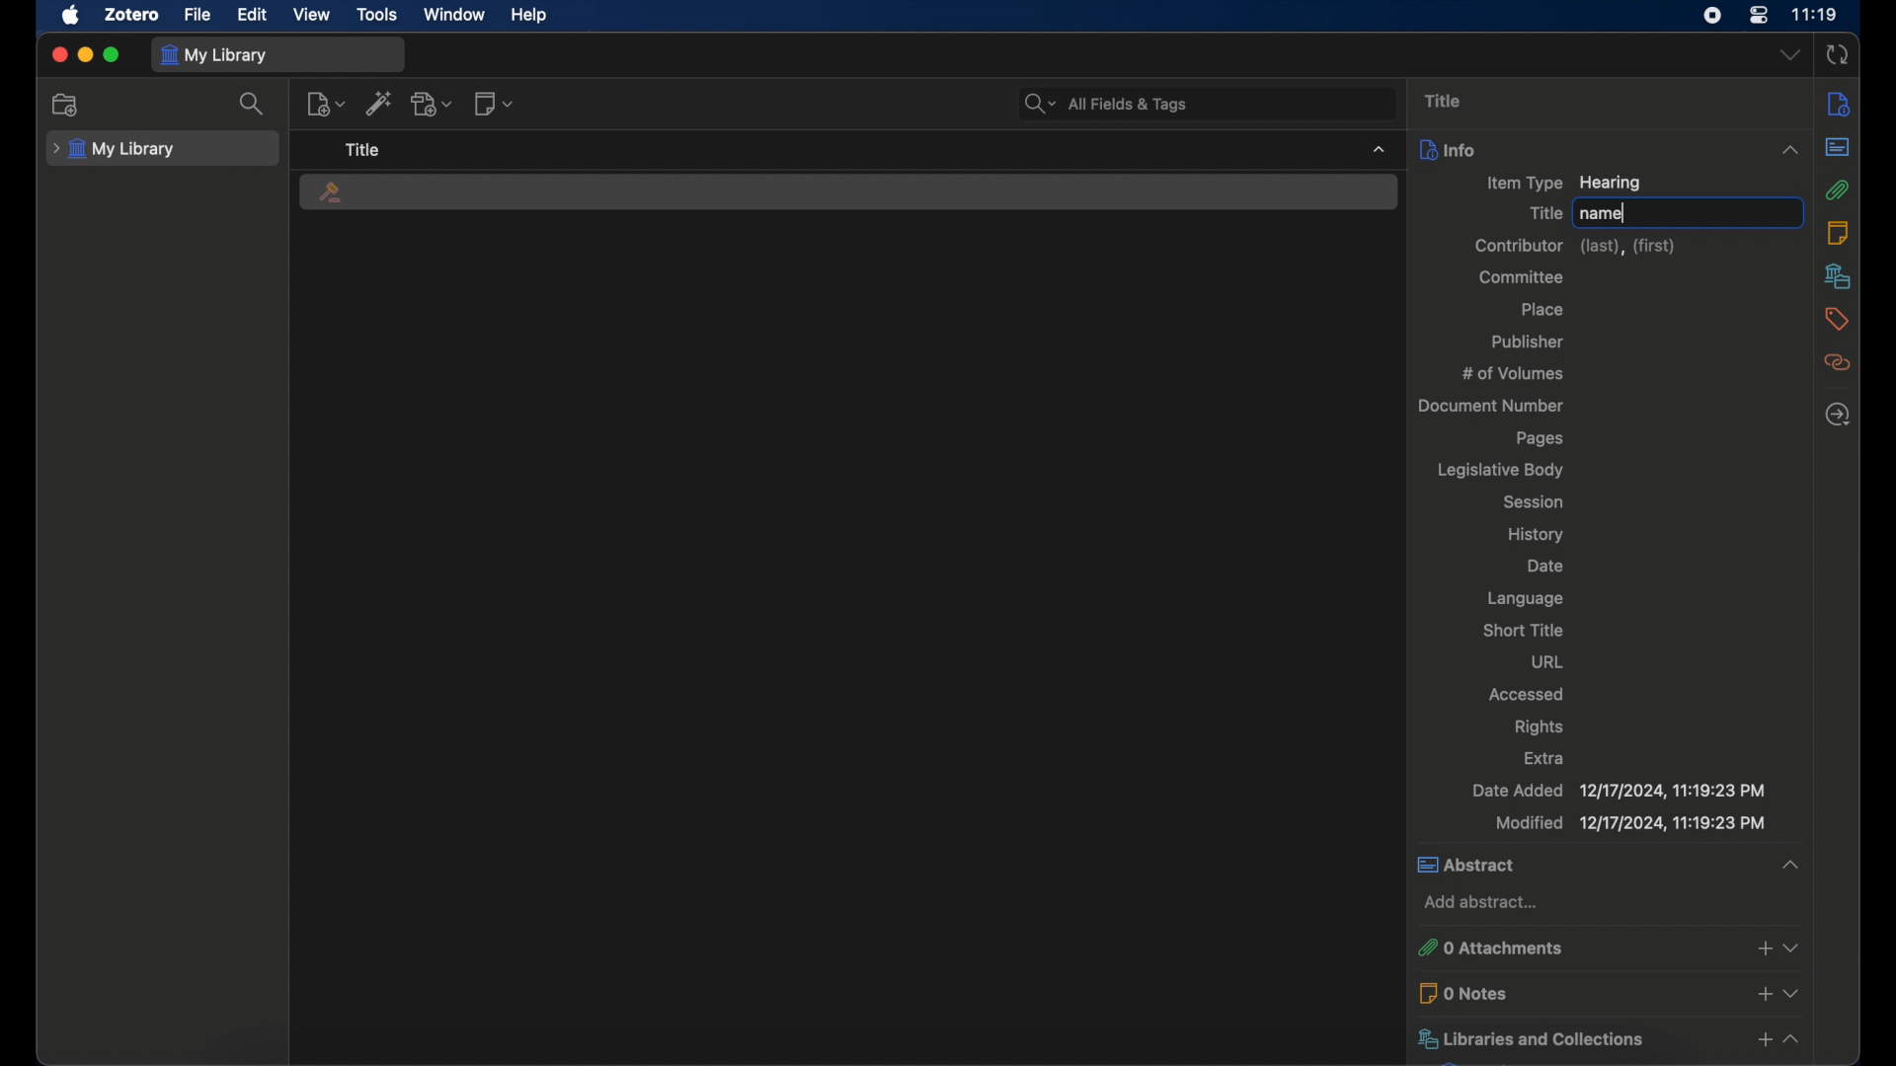 This screenshot has width=1896, height=1066. I want to click on dropdown, so click(1377, 148).